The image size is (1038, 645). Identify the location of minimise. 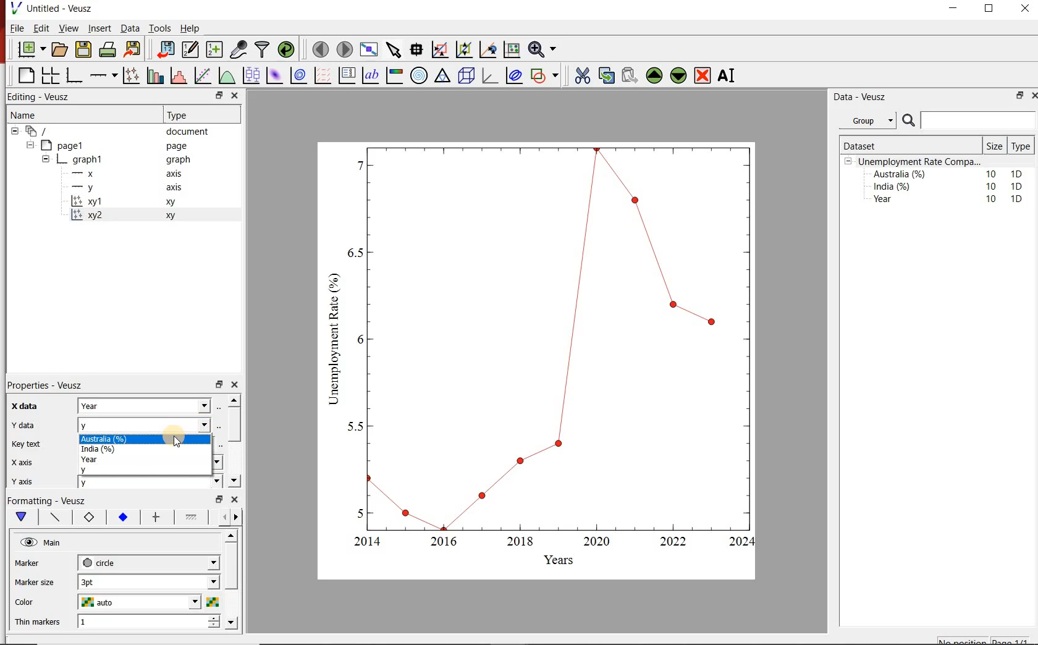
(956, 11).